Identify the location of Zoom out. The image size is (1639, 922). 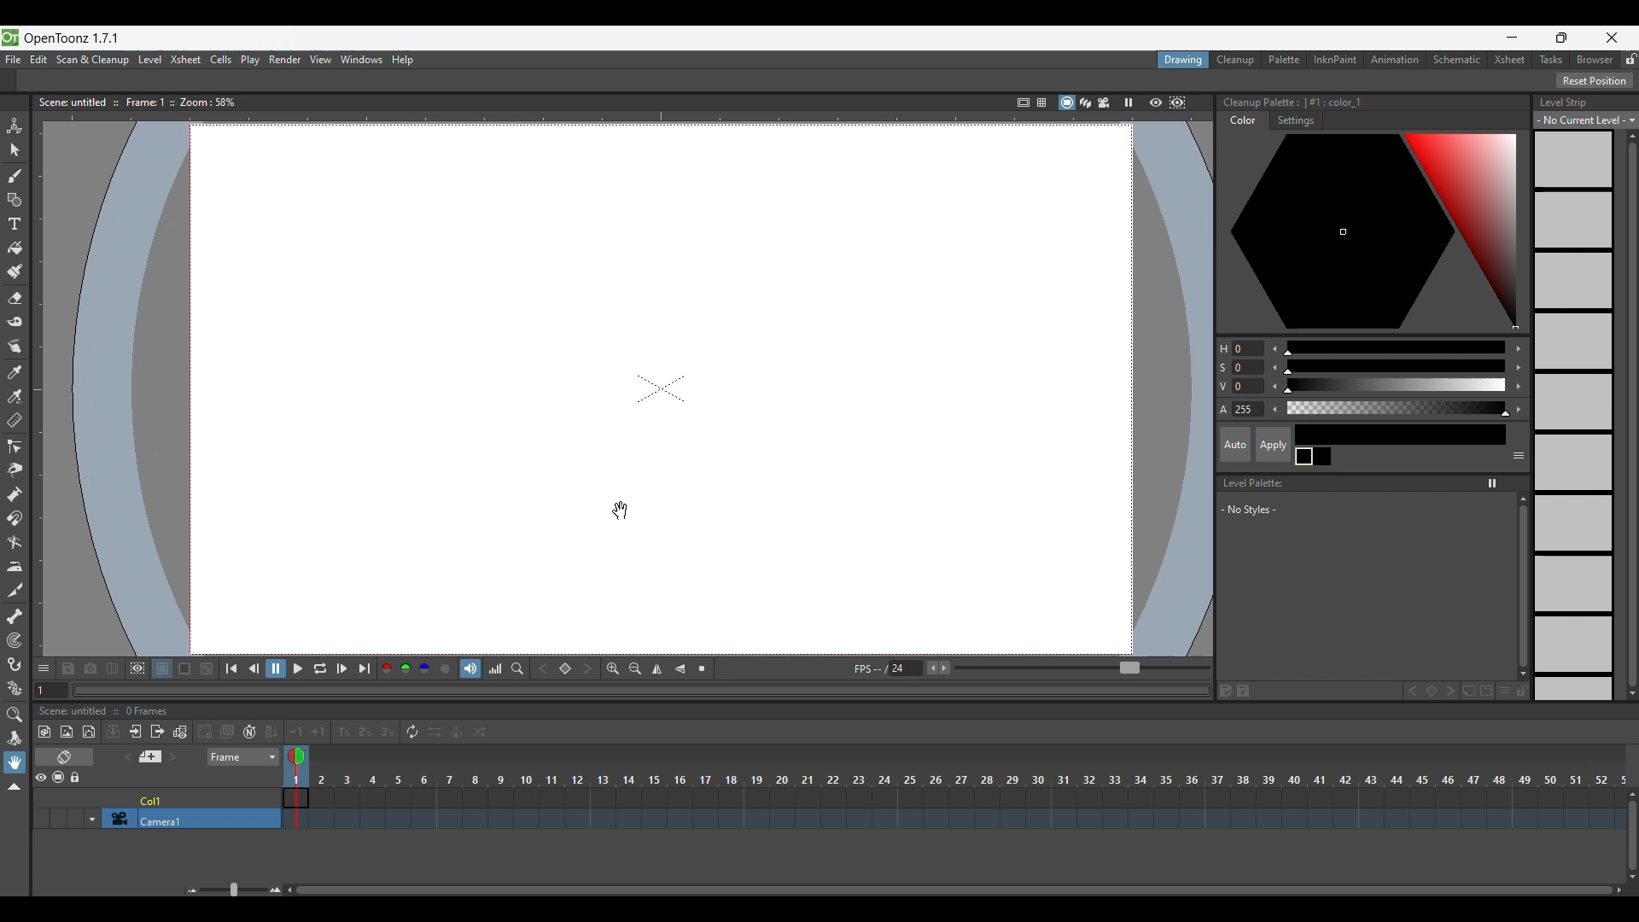
(636, 668).